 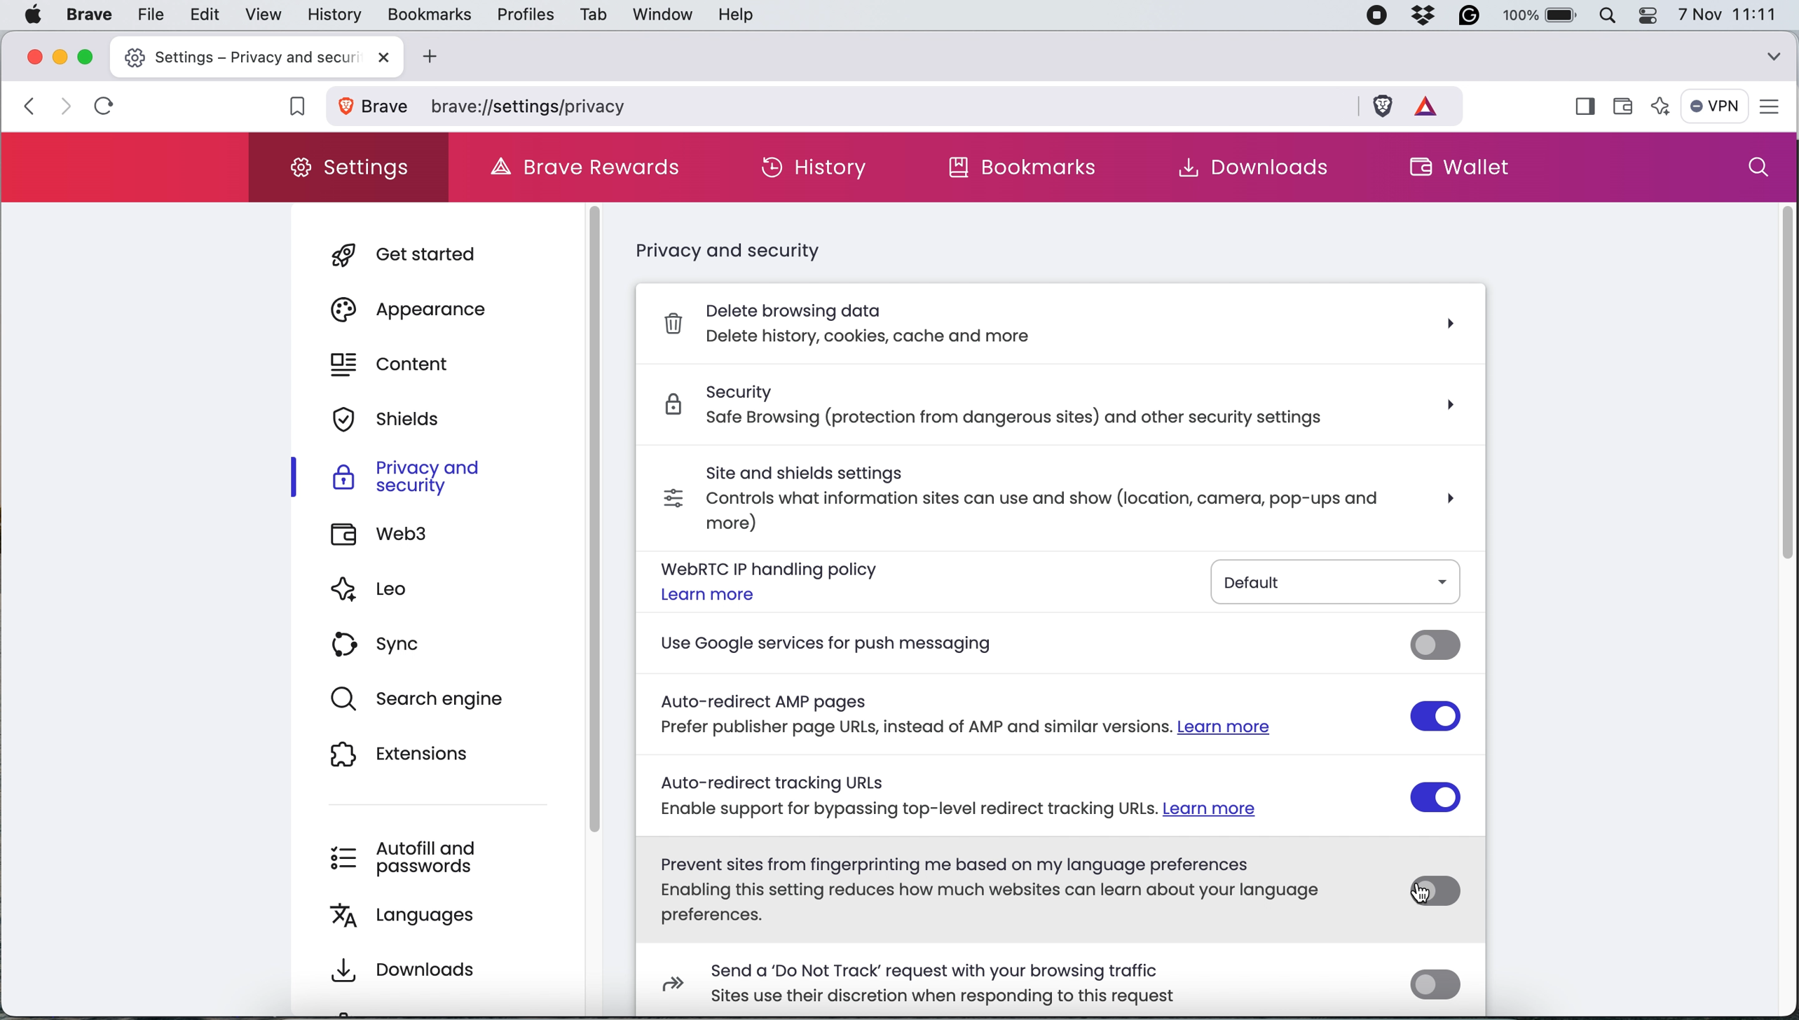 What do you see at coordinates (1628, 101) in the screenshot?
I see `wallet` at bounding box center [1628, 101].